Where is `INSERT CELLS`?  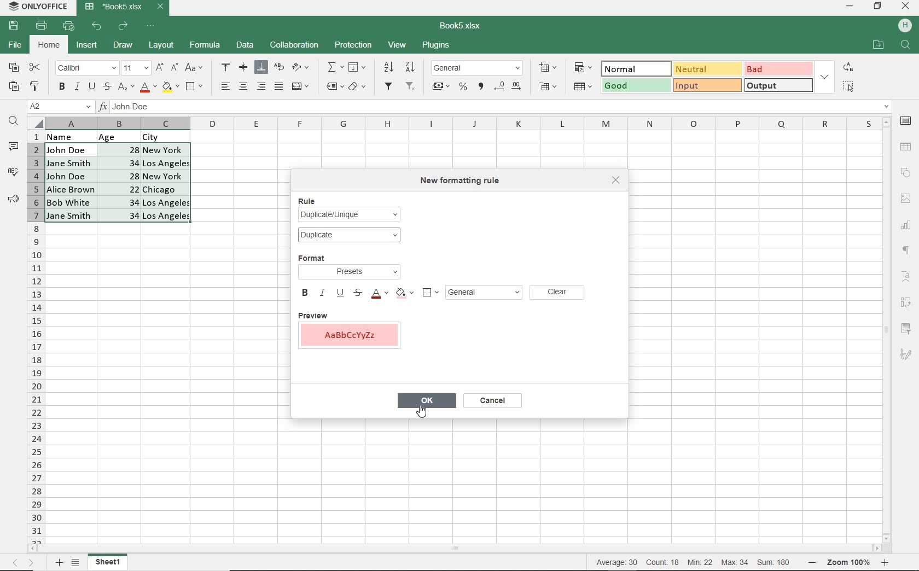 INSERT CELLS is located at coordinates (550, 67).